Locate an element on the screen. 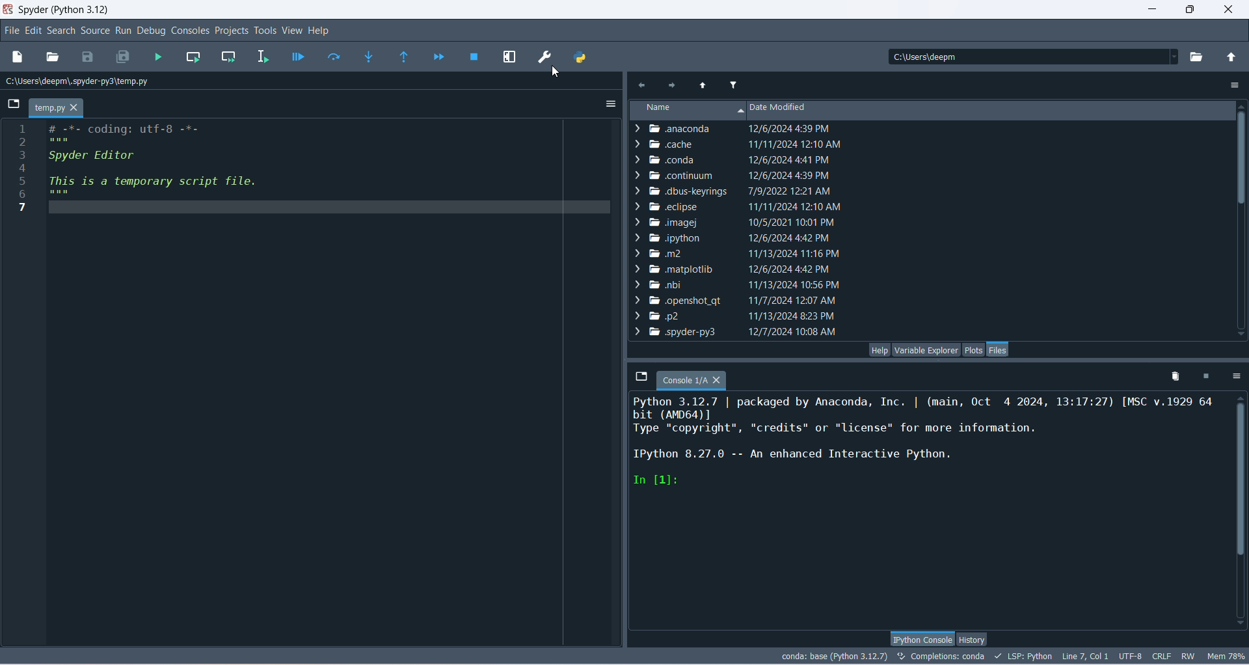 Image resolution: width=1249 pixels, height=665 pixels. ipython console pane text is located at coordinates (926, 444).